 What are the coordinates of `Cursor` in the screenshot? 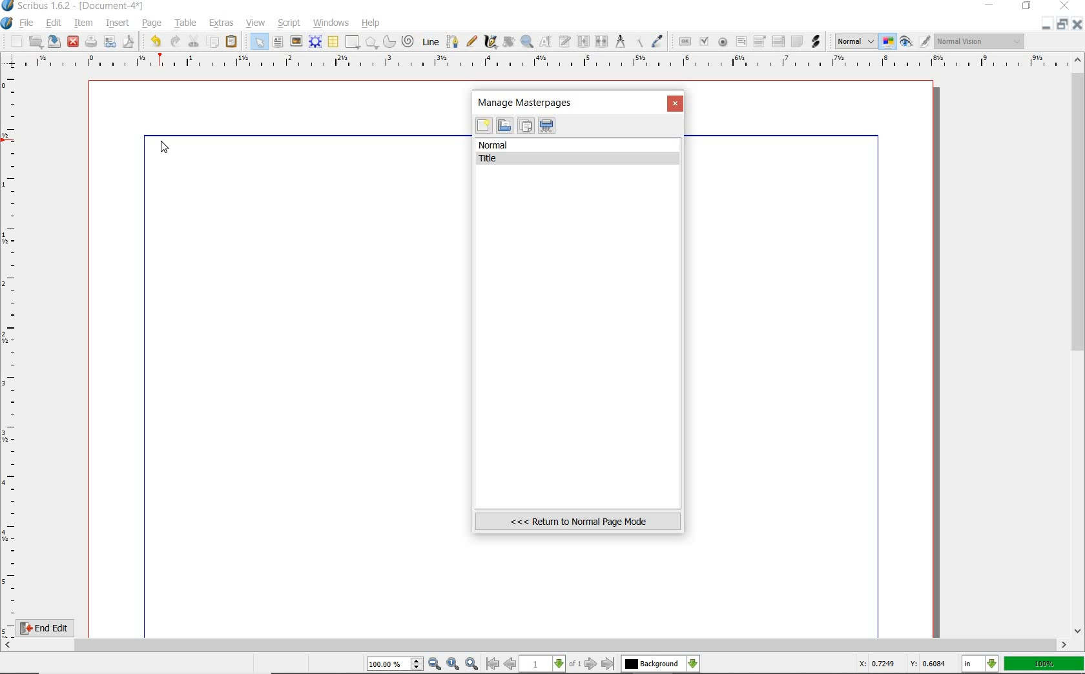 It's located at (164, 146).